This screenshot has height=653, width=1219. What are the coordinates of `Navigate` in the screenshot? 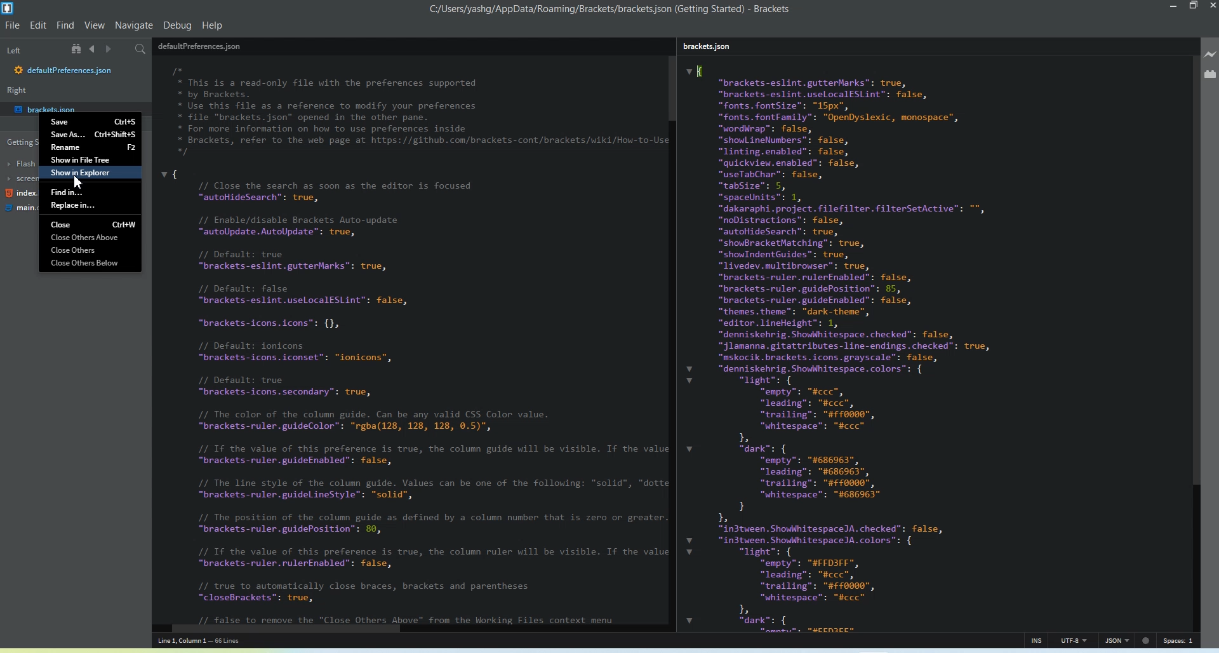 It's located at (134, 26).